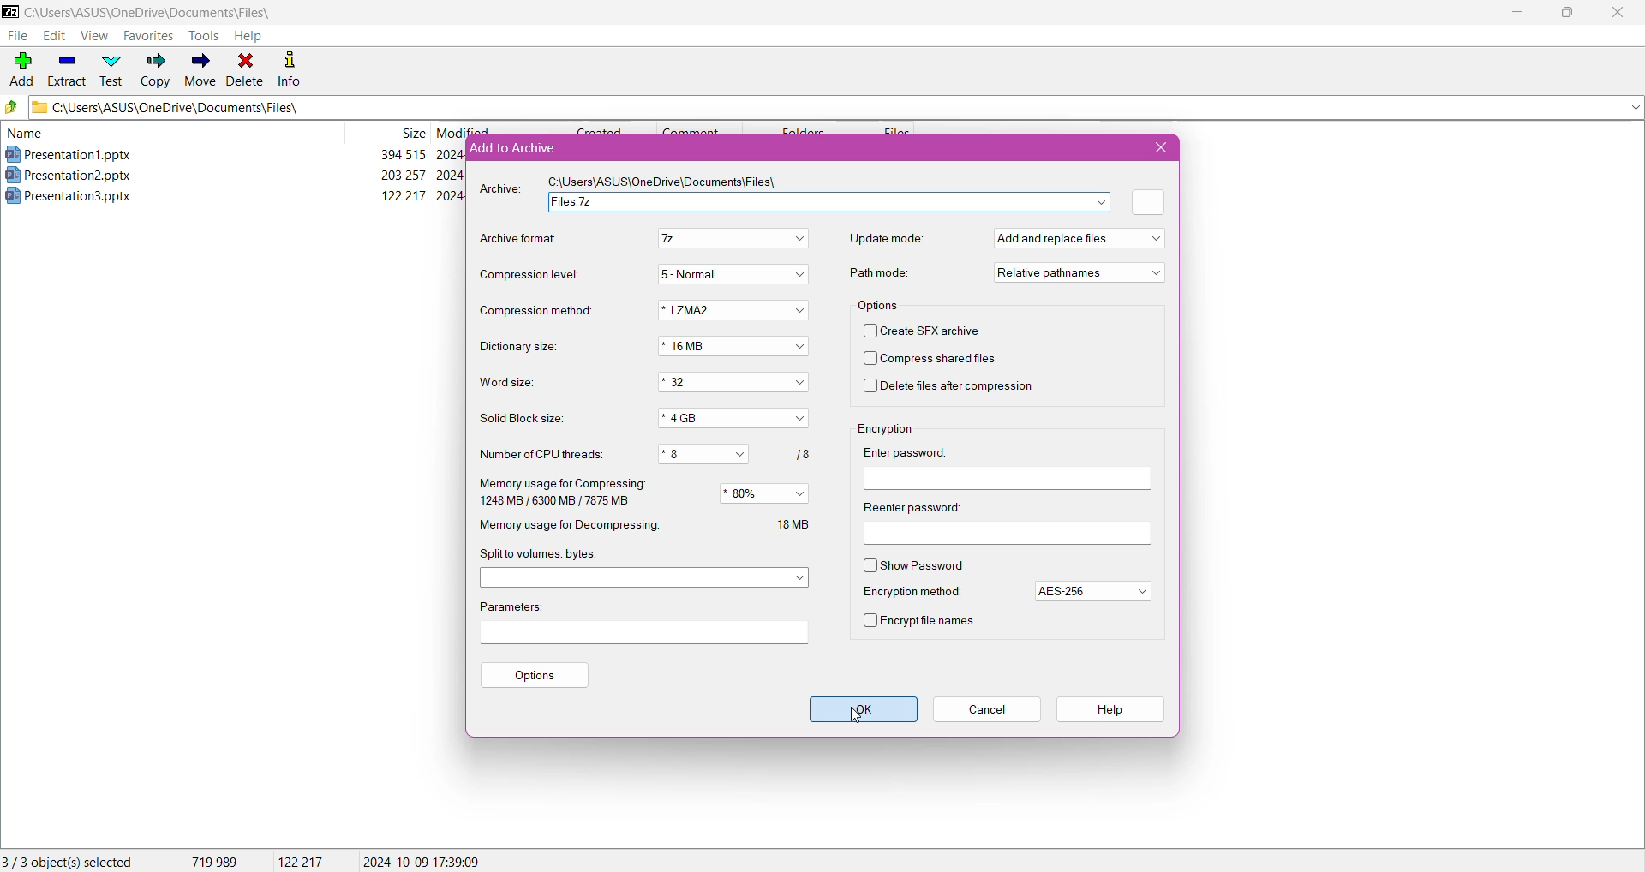 This screenshot has height=872, width=1645. Describe the element at coordinates (536, 311) in the screenshot. I see `Compression method` at that location.